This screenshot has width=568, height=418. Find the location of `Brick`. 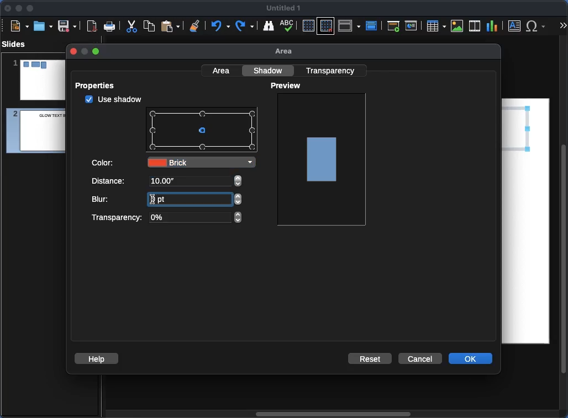

Brick is located at coordinates (201, 162).